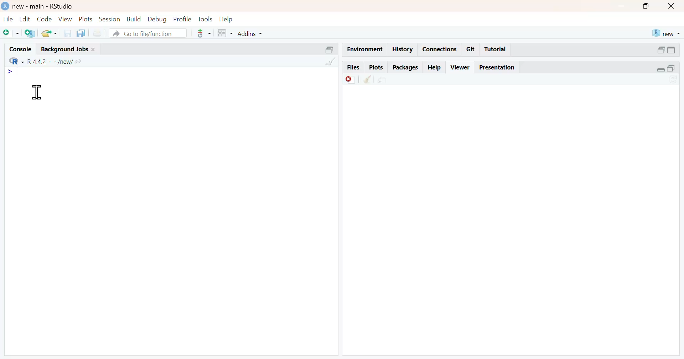 Image resolution: width=684 pixels, height=359 pixels. I want to click on show in new window, so click(381, 80).